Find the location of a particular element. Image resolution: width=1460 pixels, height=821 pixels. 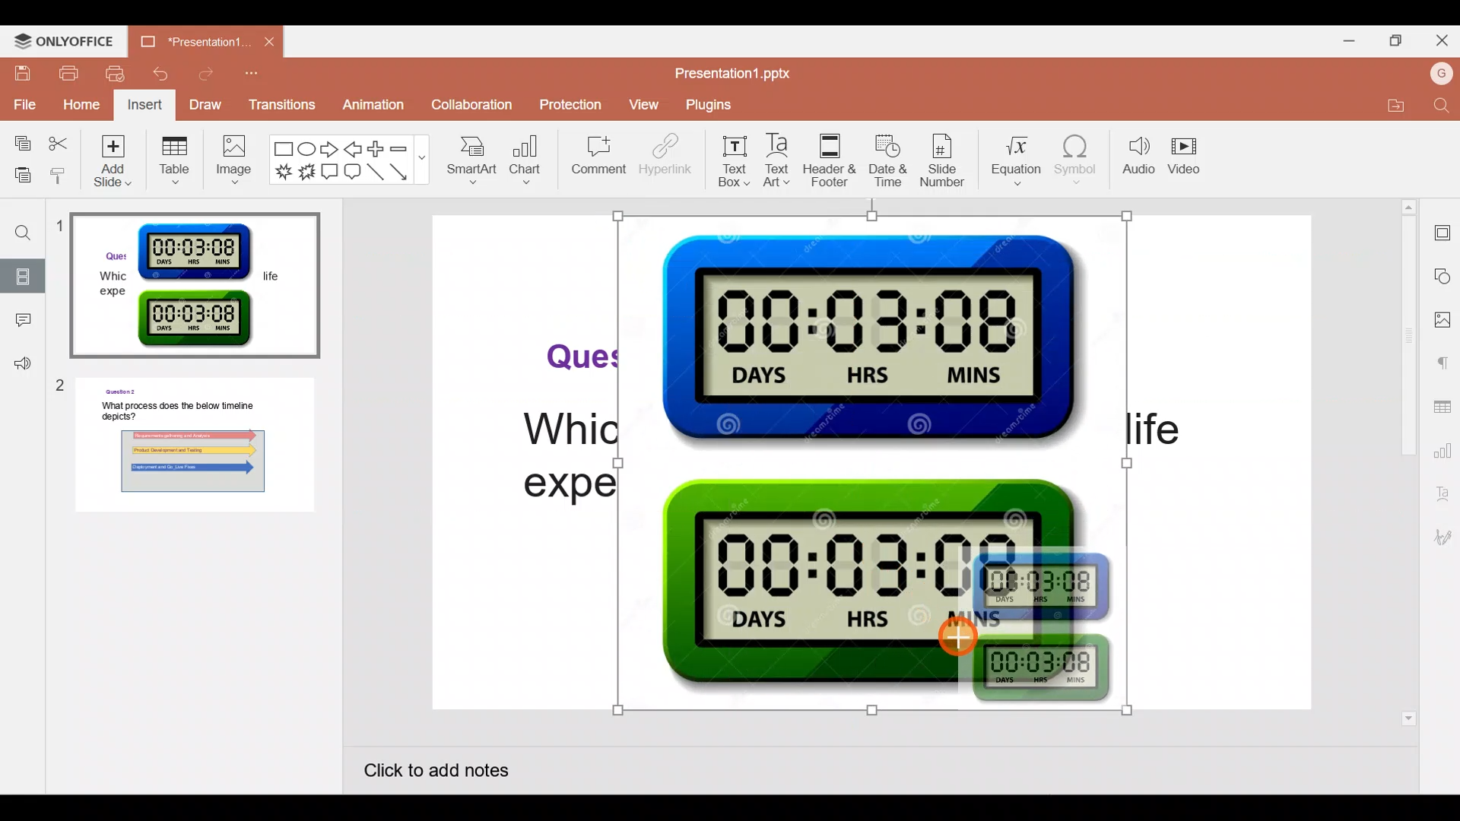

Inserted Timer Graphic is located at coordinates (873, 460).